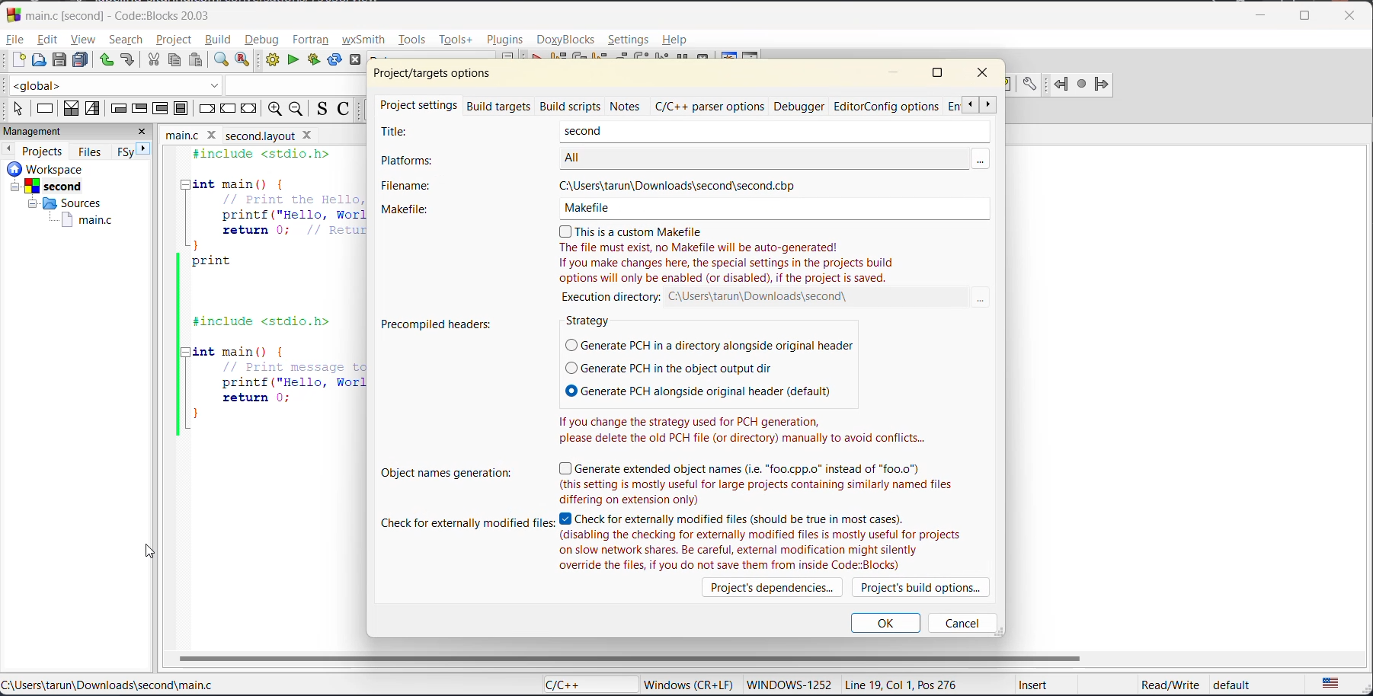 The height and width of the screenshot is (696, 1373). Describe the element at coordinates (165, 107) in the screenshot. I see `counting loop` at that location.